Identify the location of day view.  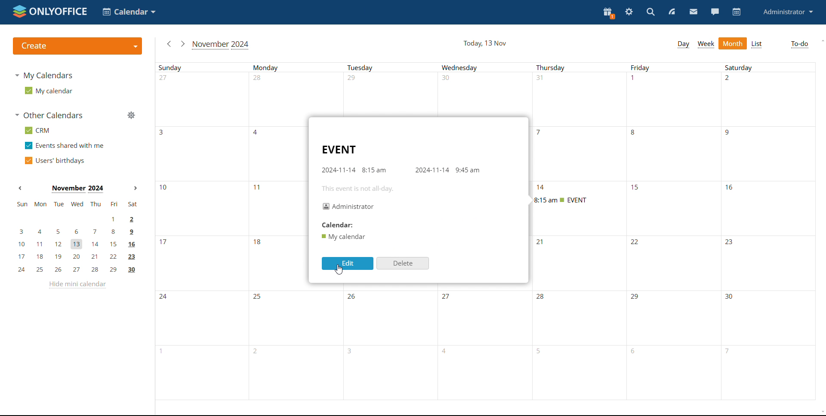
(683, 44).